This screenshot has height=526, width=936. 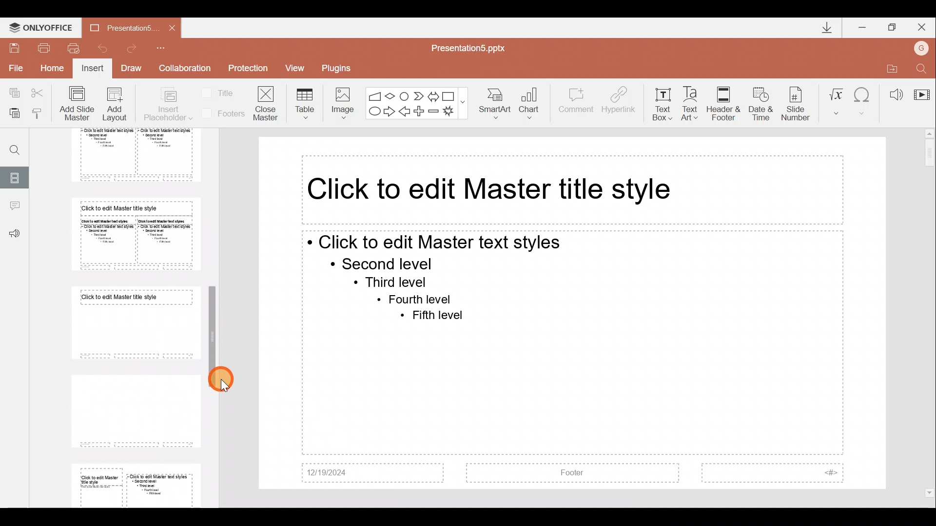 What do you see at coordinates (79, 104) in the screenshot?
I see `Add slide master` at bounding box center [79, 104].